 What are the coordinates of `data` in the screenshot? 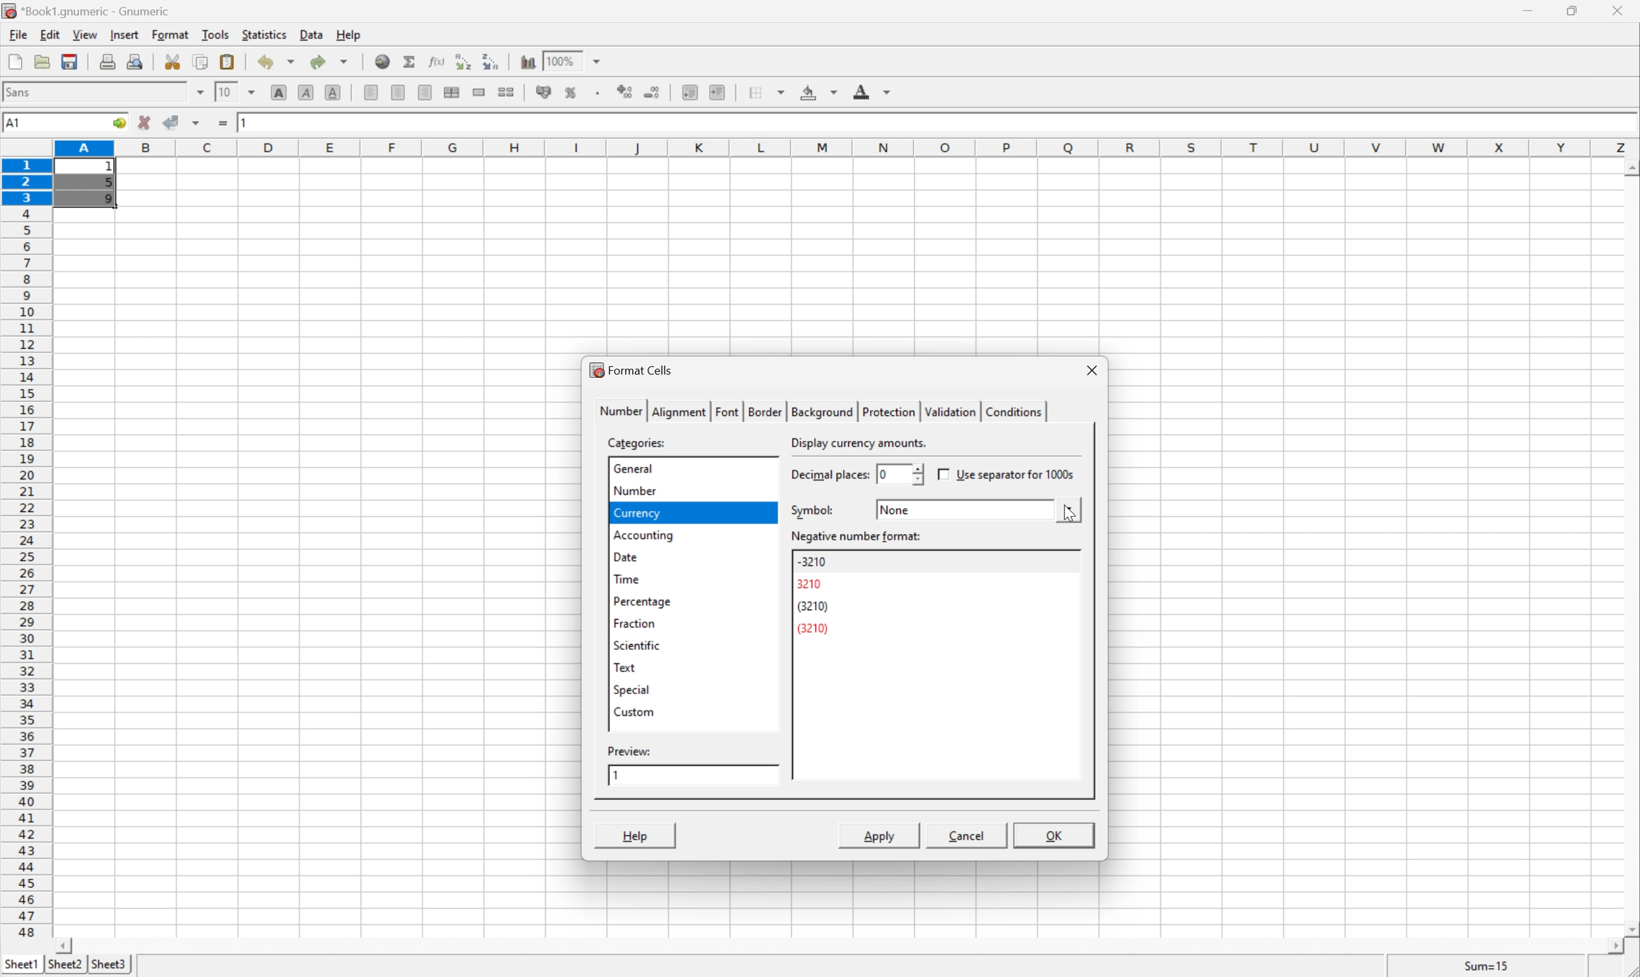 It's located at (313, 32).